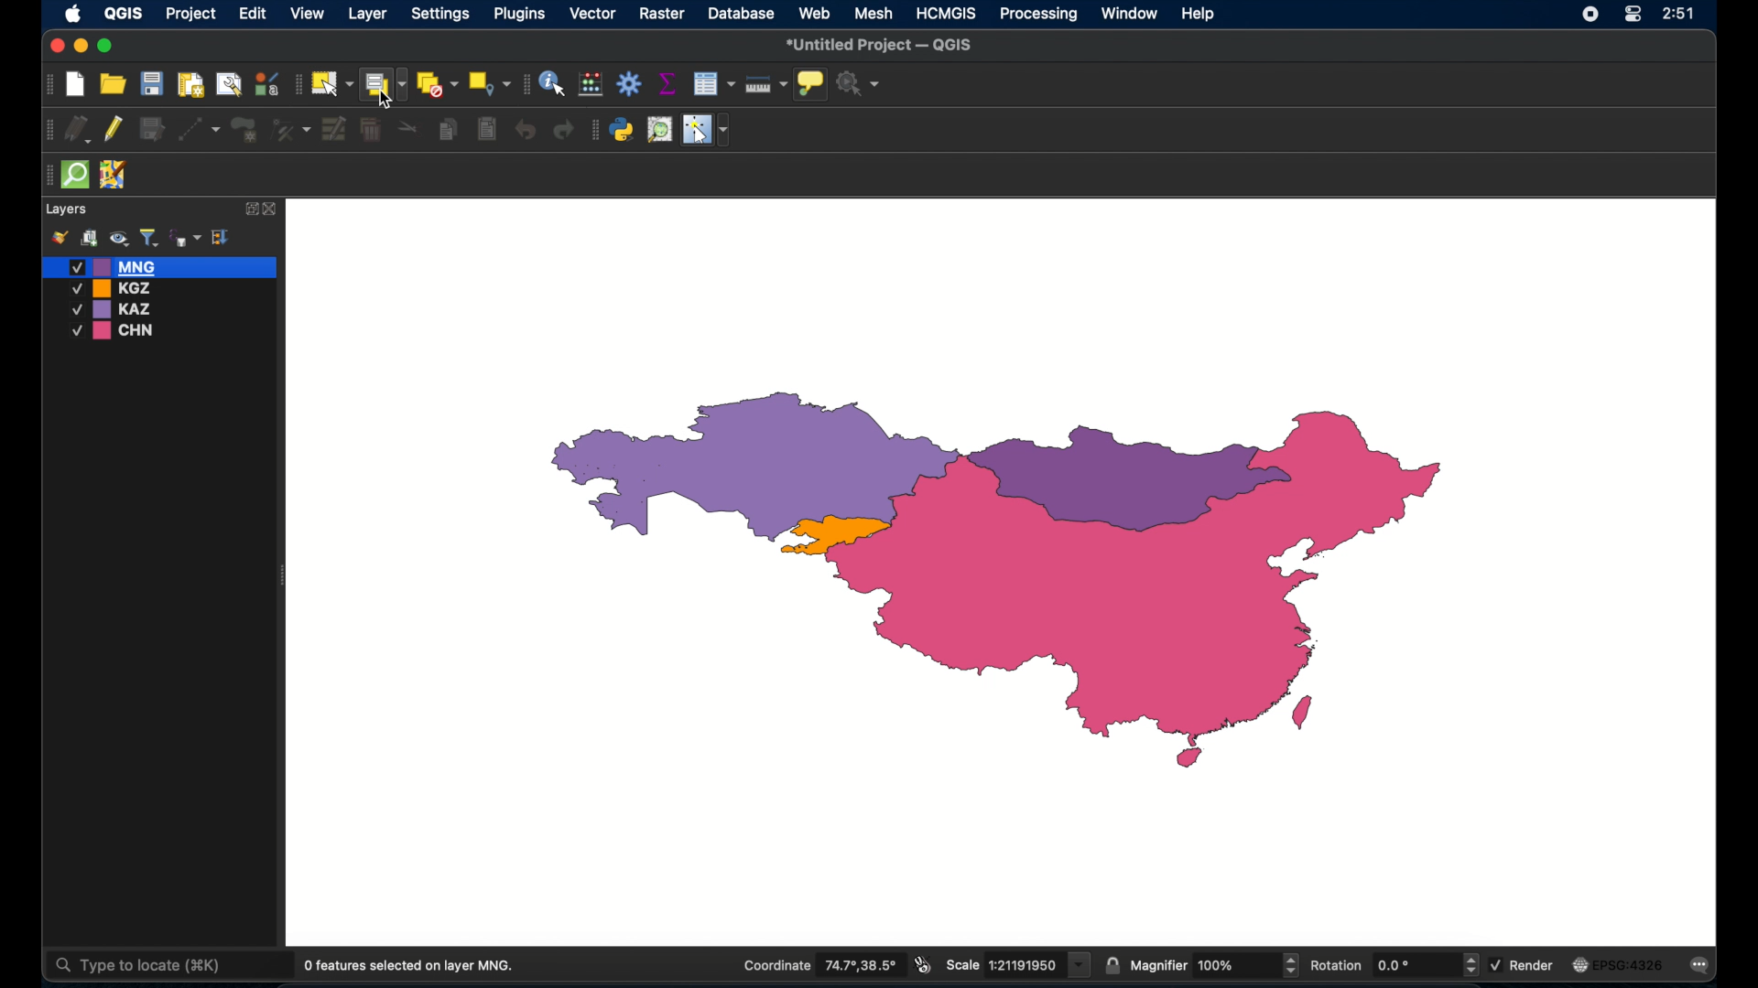 Image resolution: width=1758 pixels, height=988 pixels. Describe the element at coordinates (881, 45) in the screenshot. I see `untitled project - QGIS` at that location.